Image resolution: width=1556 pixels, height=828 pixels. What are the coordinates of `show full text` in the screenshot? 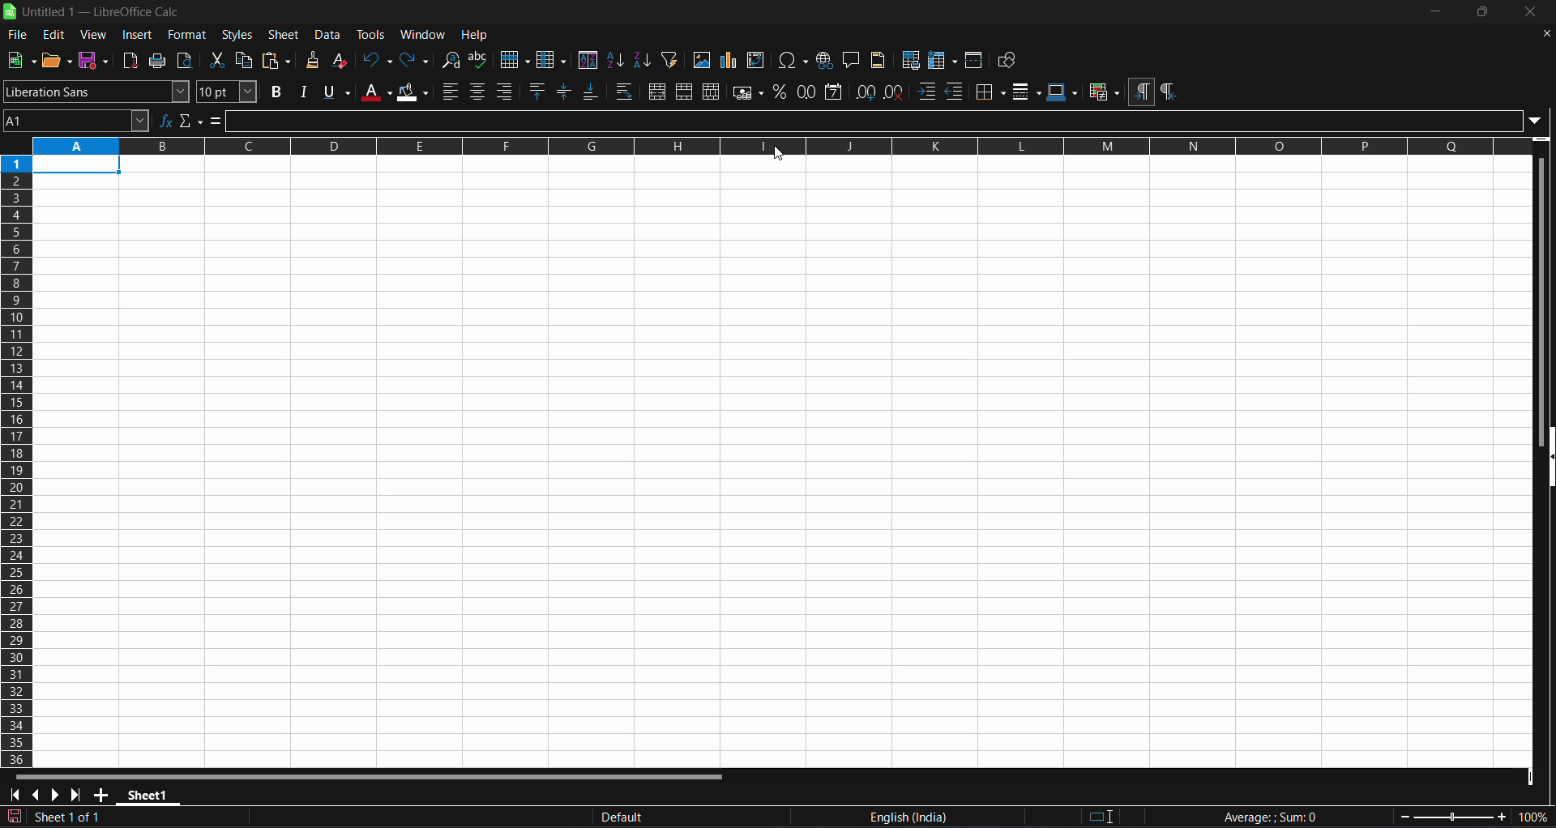 It's located at (1534, 122).